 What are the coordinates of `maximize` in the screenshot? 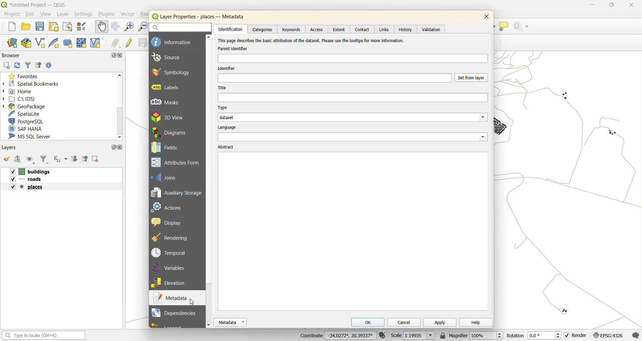 It's located at (612, 6).